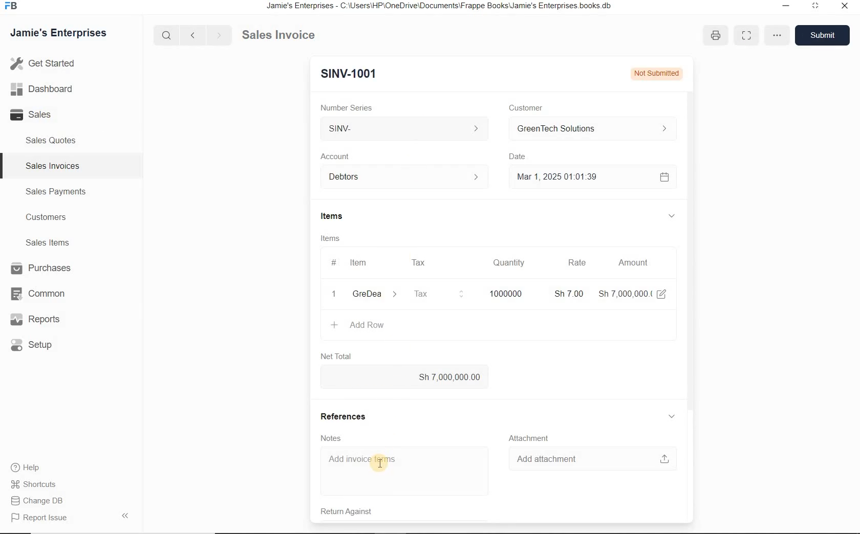  Describe the element at coordinates (663, 176) in the screenshot. I see `calender` at that location.